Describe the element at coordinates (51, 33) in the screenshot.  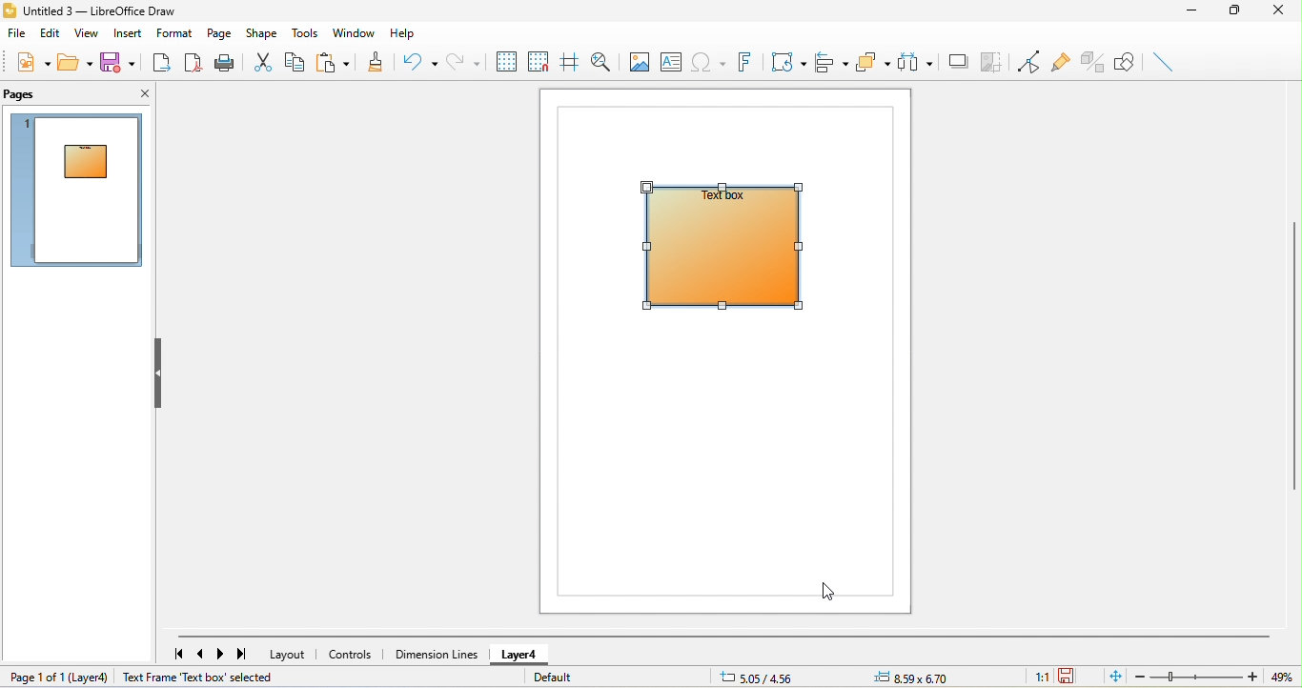
I see `edit` at that location.